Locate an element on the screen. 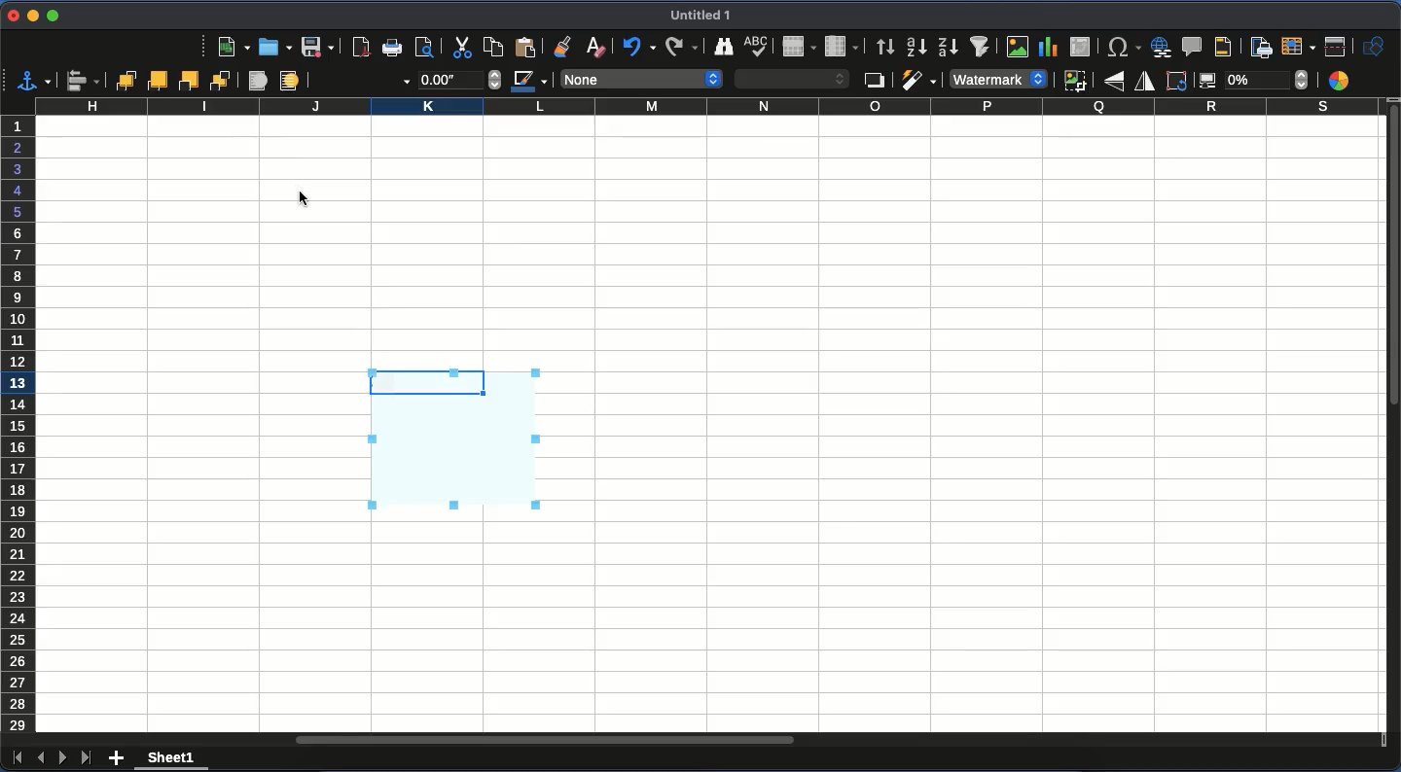 The width and height of the screenshot is (1401, 772). split window is located at coordinates (1335, 48).